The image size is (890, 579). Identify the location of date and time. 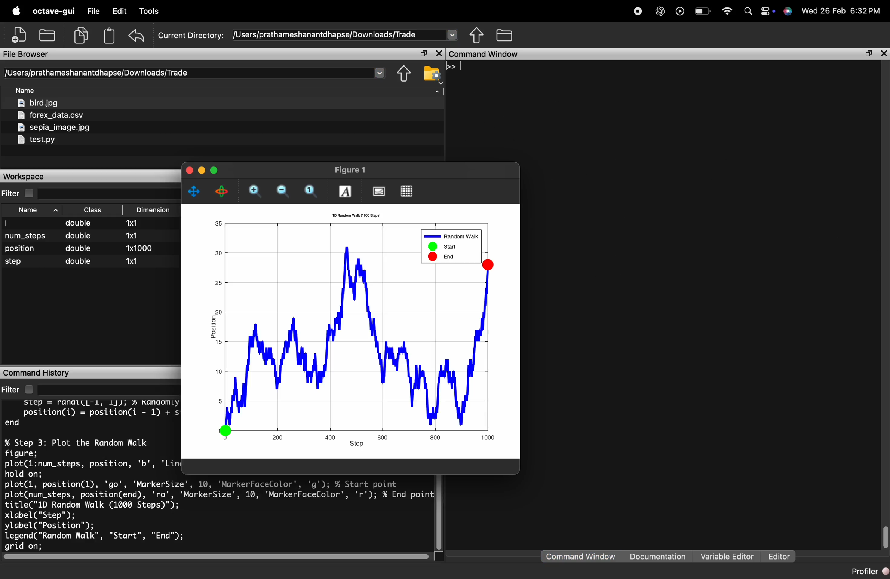
(843, 10).